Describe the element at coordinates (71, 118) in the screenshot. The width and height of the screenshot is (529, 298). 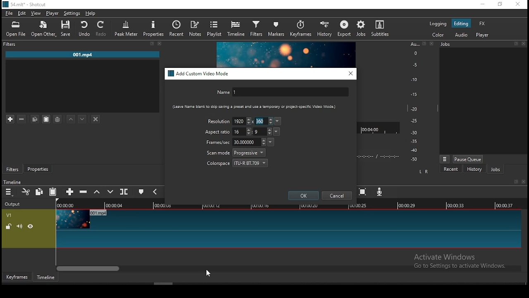
I see `move filter up` at that location.